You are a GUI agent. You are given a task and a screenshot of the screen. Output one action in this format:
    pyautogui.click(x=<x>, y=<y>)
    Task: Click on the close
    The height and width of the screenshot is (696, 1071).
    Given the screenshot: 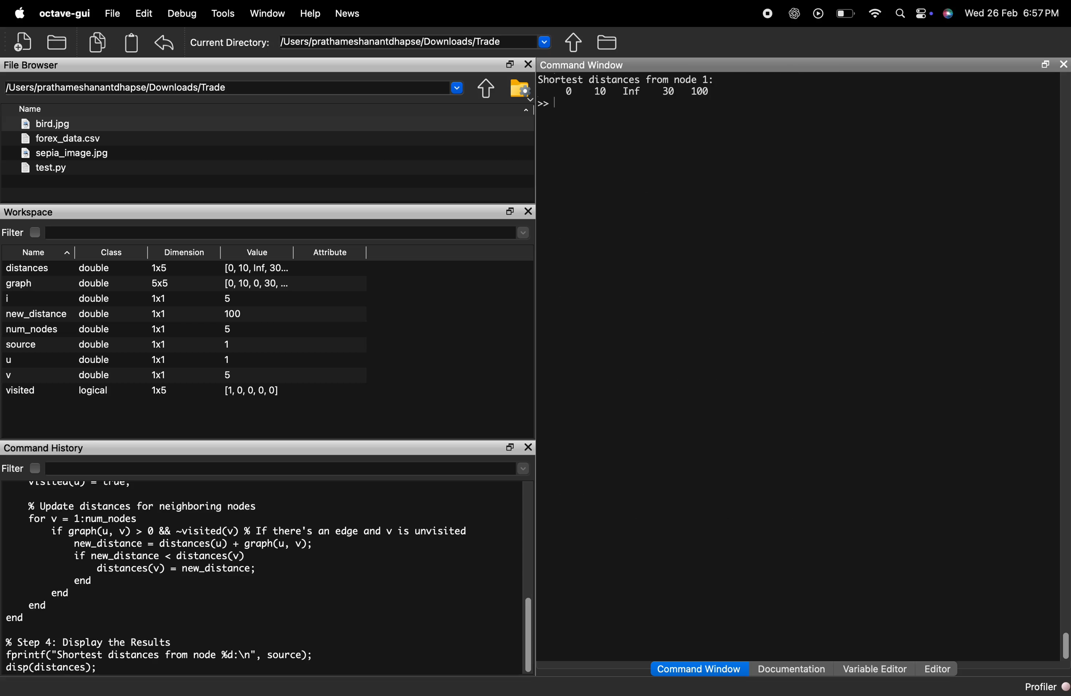 What is the action you would take?
    pyautogui.click(x=529, y=448)
    